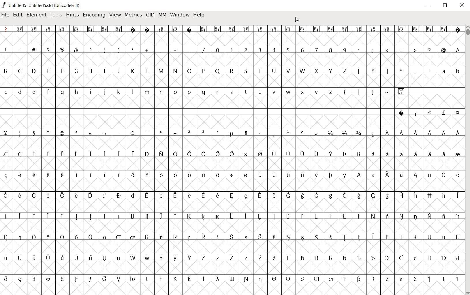 The image size is (470, 295). Describe the element at coordinates (161, 70) in the screenshot. I see `M` at that location.